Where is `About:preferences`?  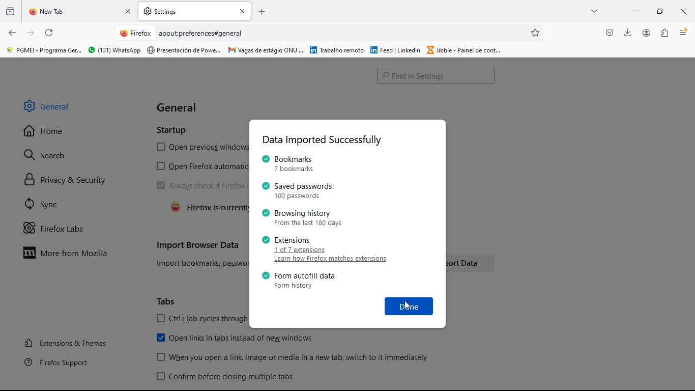 About:preferences is located at coordinates (186, 33).